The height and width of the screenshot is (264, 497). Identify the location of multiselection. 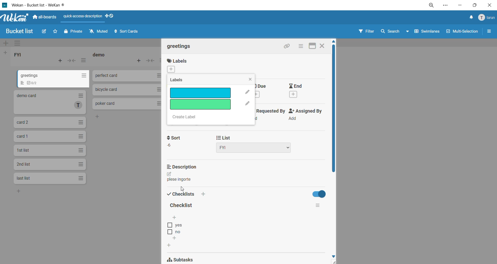
(462, 33).